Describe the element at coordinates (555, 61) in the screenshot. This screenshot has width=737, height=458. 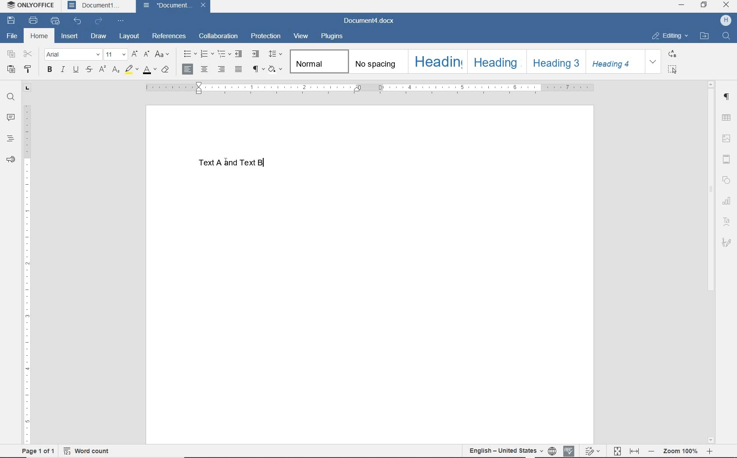
I see `HEADING 3` at that location.